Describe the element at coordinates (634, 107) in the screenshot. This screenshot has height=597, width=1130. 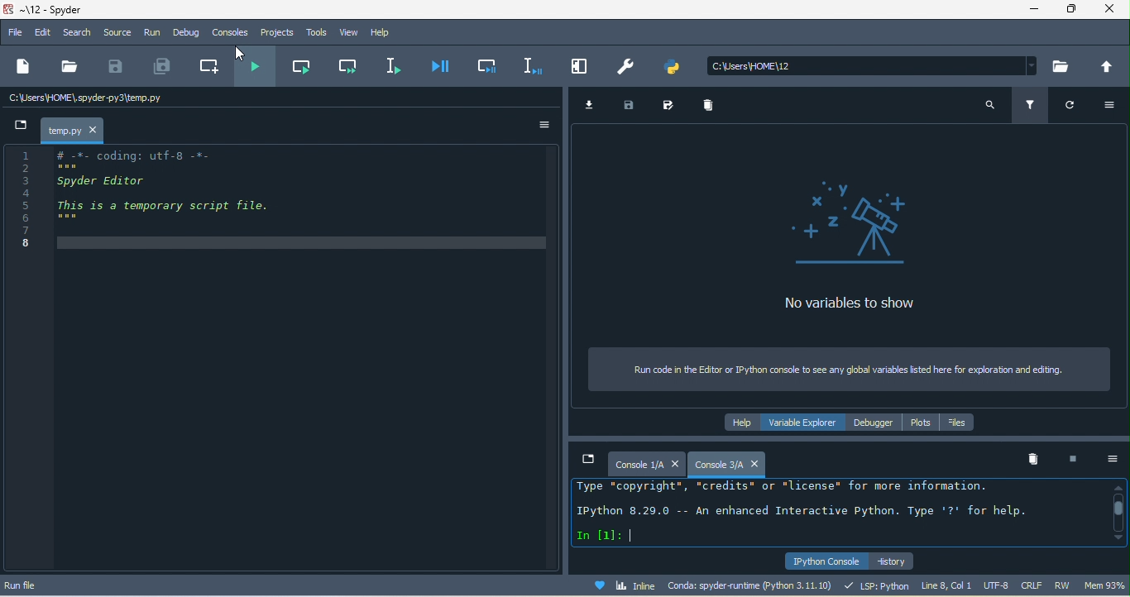
I see `save data` at that location.